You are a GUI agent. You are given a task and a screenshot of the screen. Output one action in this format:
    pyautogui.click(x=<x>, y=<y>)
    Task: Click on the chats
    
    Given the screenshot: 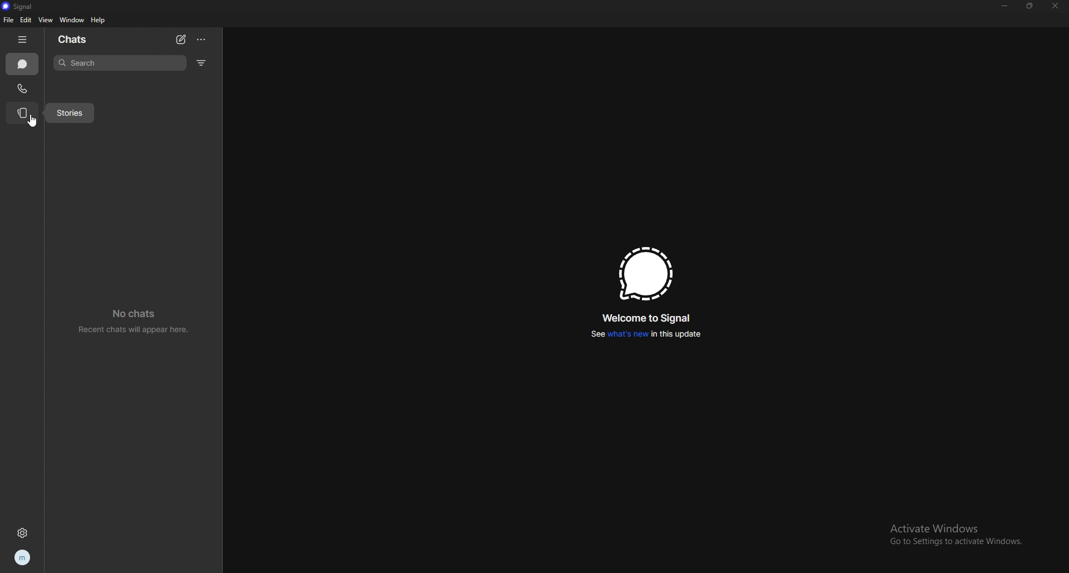 What is the action you would take?
    pyautogui.click(x=23, y=65)
    